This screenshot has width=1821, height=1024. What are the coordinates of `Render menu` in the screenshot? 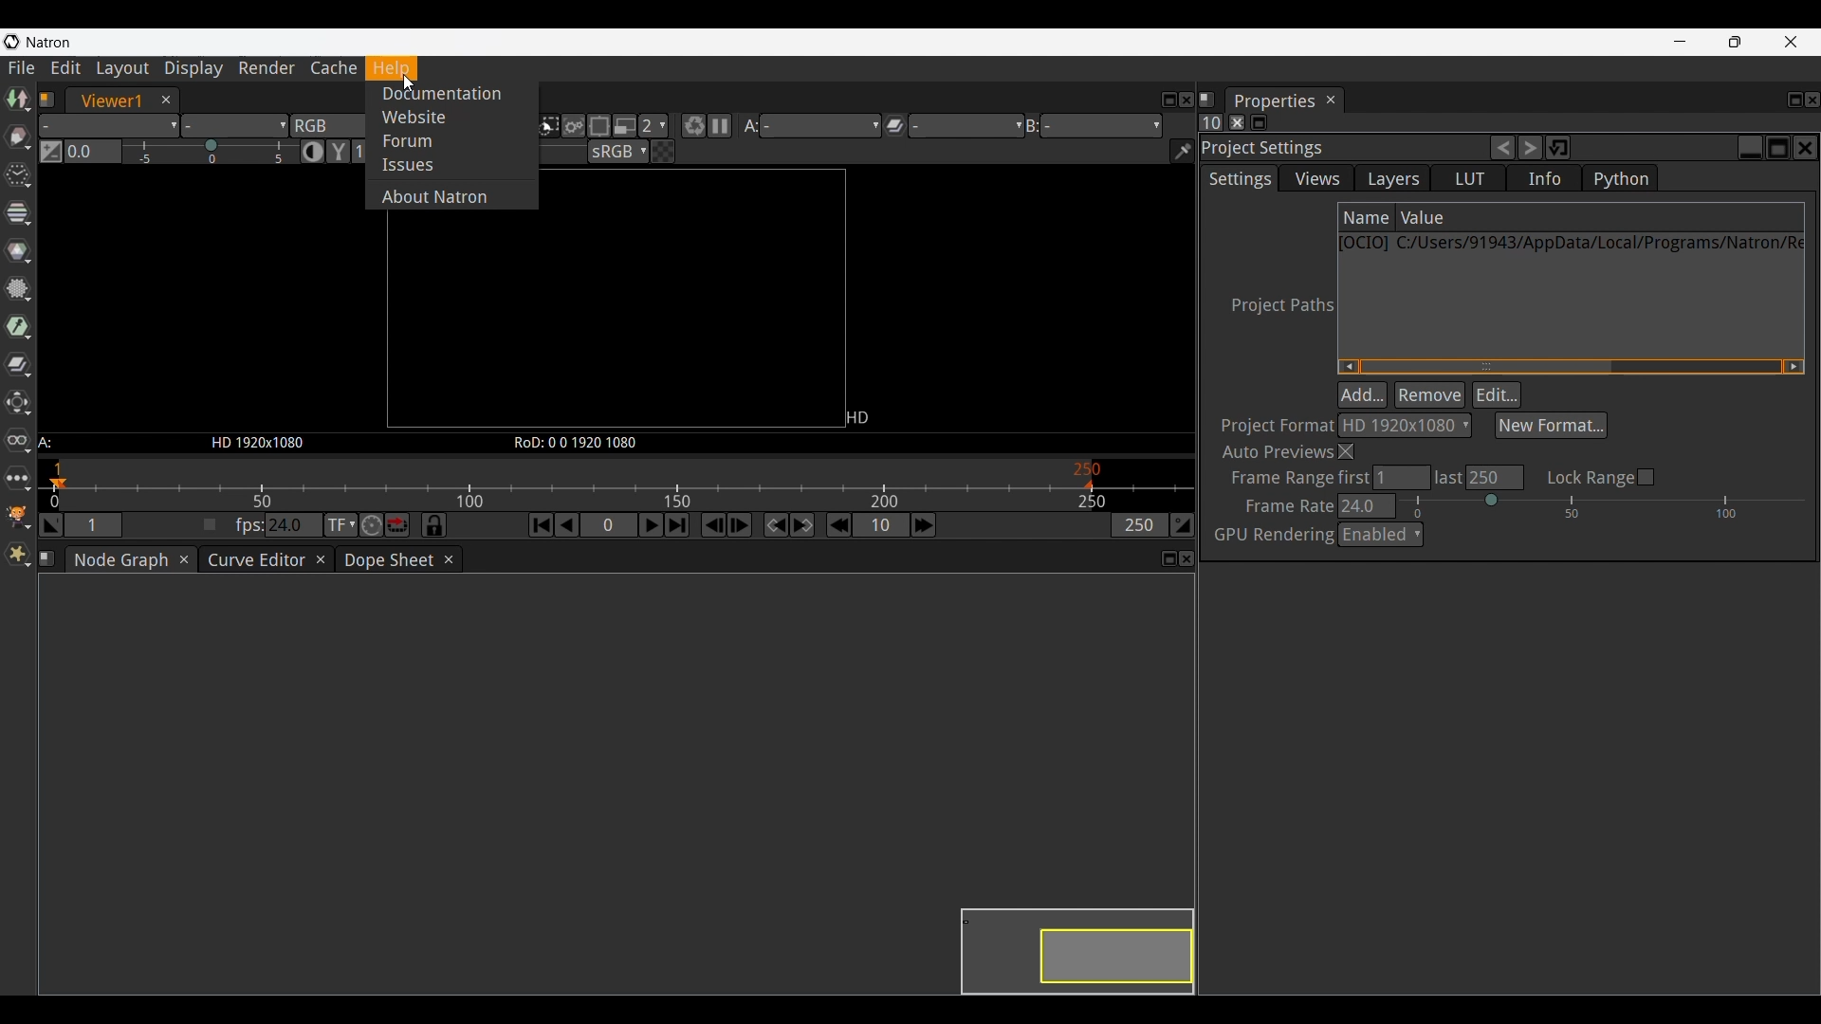 It's located at (267, 69).